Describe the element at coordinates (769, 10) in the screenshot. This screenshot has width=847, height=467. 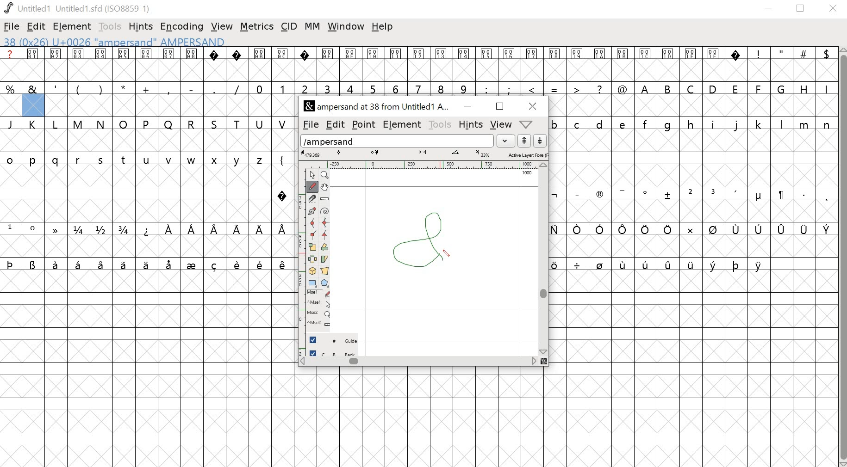
I see `minimize` at that location.